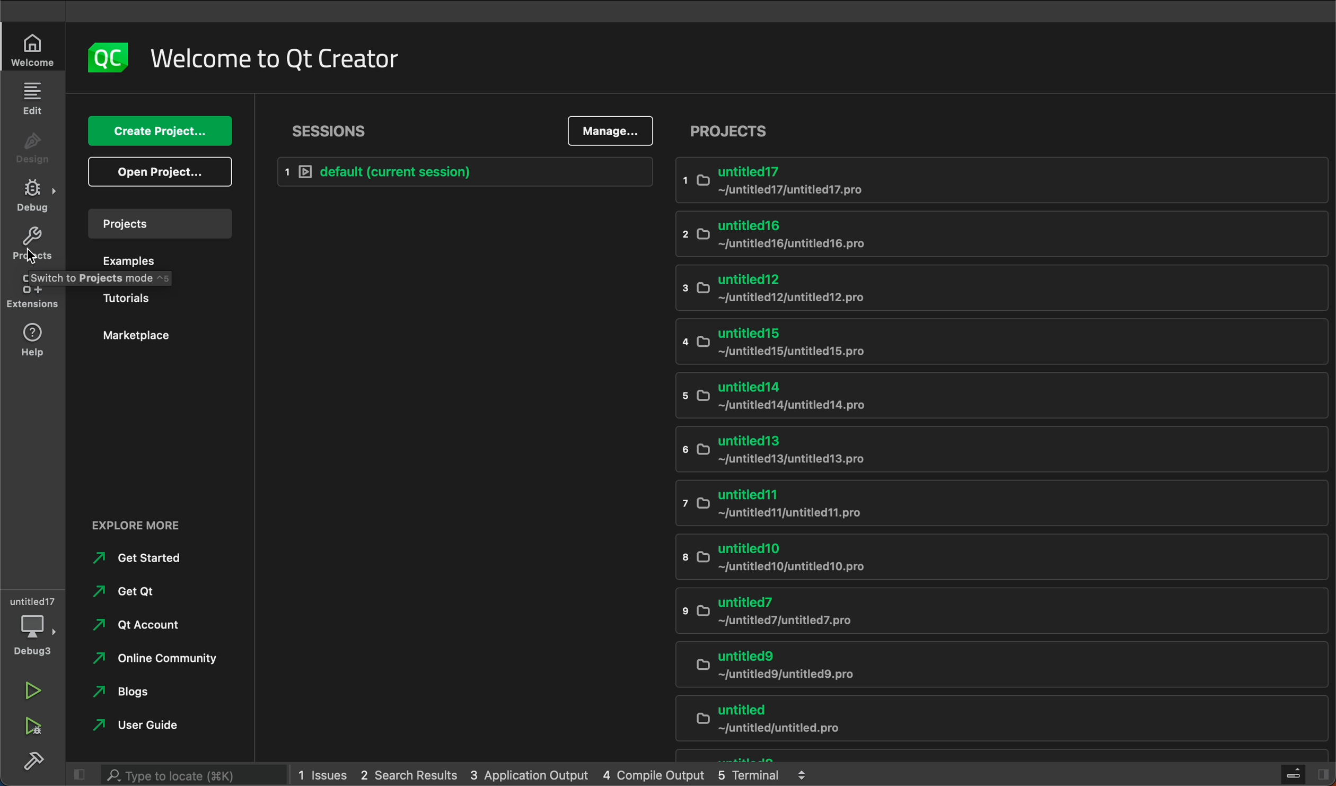 The image size is (1336, 786). I want to click on untitled, so click(972, 756).